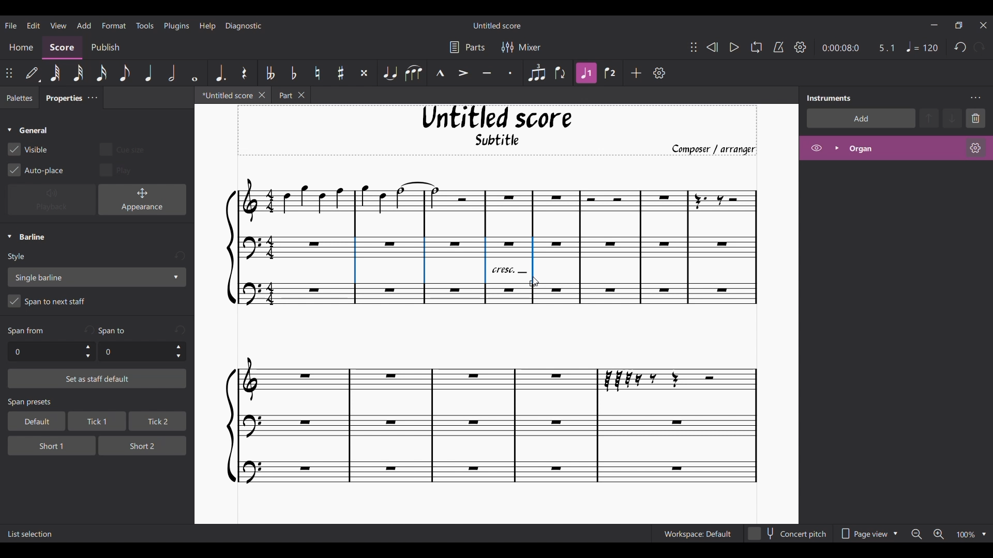 The image size is (993, 558). I want to click on Diagnostic menu, so click(244, 25).